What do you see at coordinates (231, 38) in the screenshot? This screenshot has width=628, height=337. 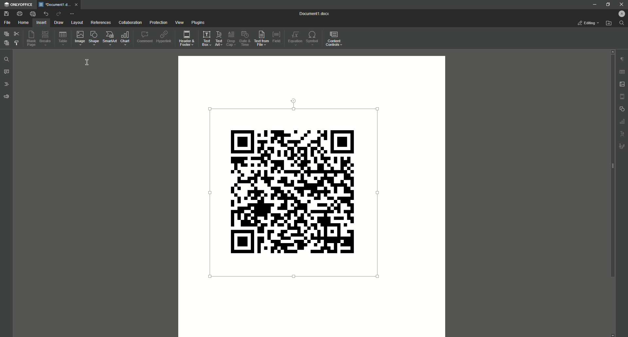 I see `Drop Cap` at bounding box center [231, 38].